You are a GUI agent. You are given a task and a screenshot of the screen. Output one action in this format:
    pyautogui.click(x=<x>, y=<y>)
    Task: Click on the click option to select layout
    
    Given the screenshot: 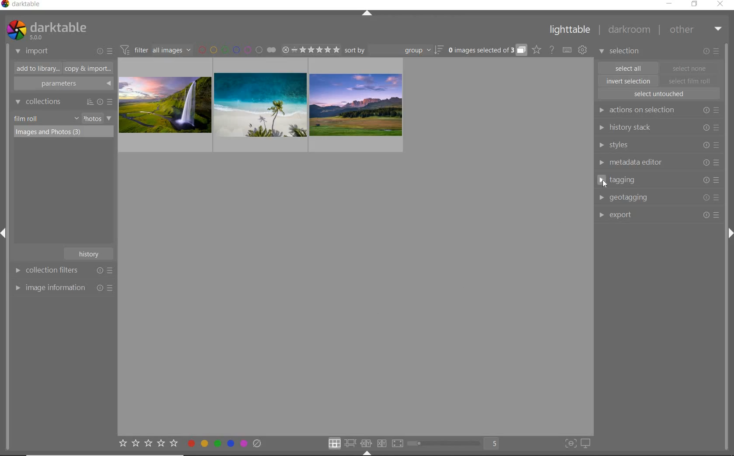 What is the action you would take?
    pyautogui.click(x=364, y=443)
    